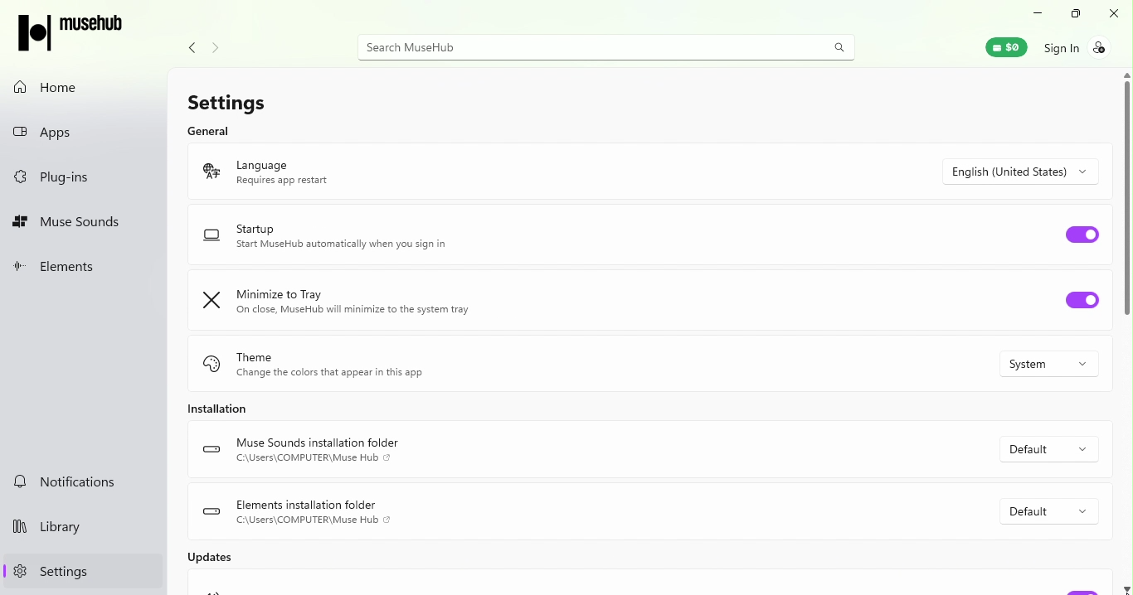 The height and width of the screenshot is (595, 1133). I want to click on Apps, so click(73, 136).